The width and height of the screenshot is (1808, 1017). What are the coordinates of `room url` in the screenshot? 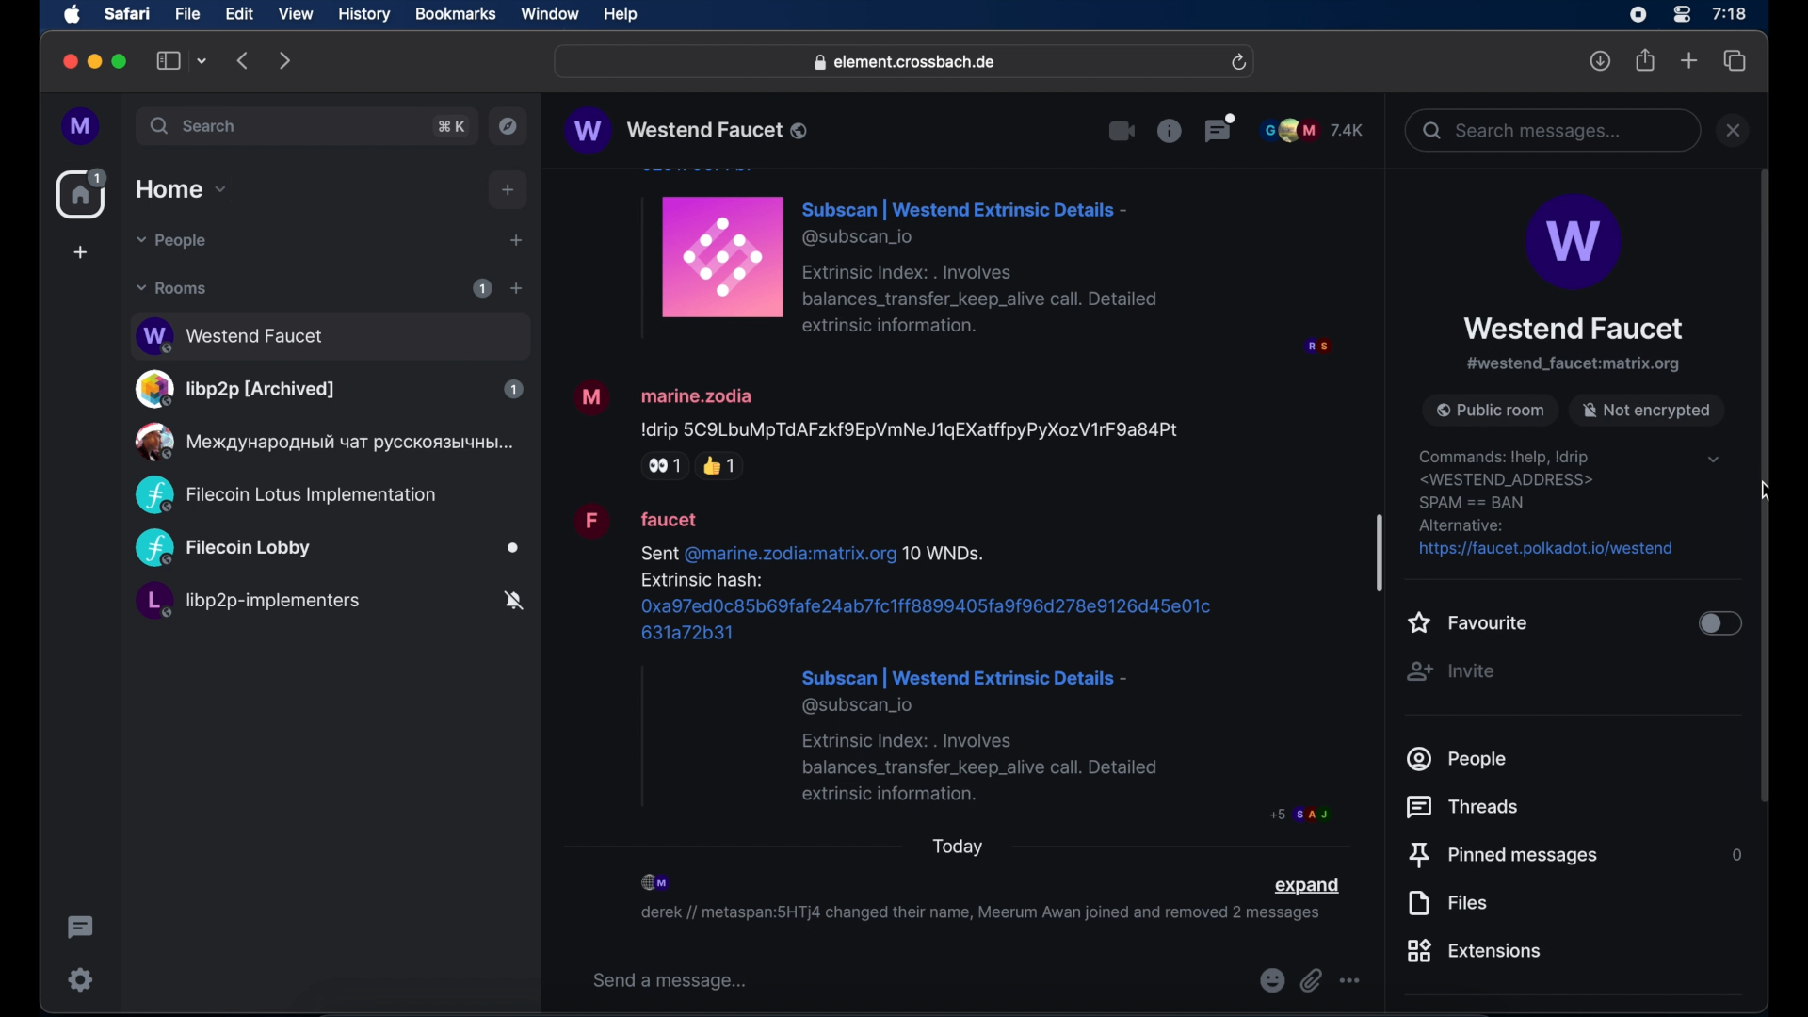 It's located at (1574, 364).